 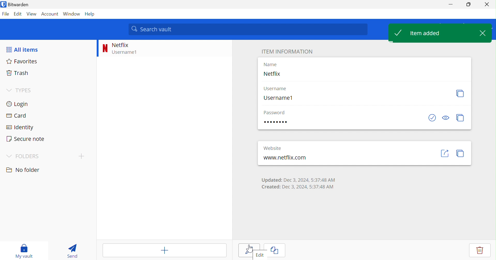 What do you see at coordinates (469, 5) in the screenshot?
I see `Restore down` at bounding box center [469, 5].